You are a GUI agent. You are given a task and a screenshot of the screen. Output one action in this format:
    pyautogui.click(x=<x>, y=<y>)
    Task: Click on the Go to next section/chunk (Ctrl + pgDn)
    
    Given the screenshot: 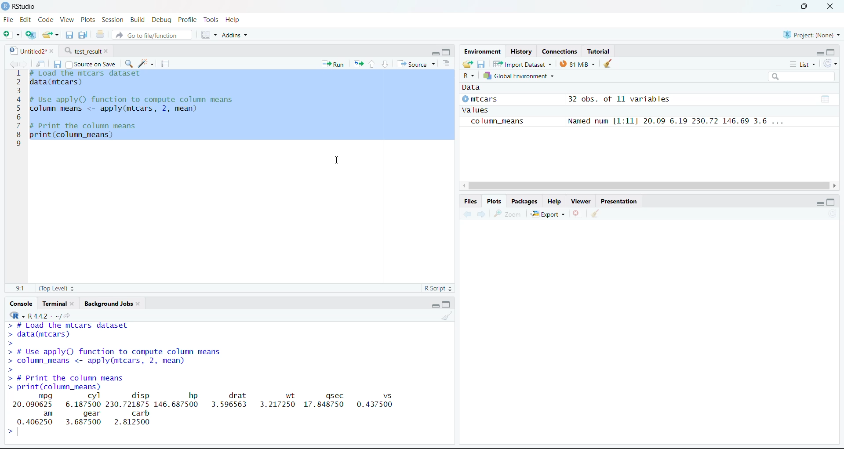 What is the action you would take?
    pyautogui.click(x=385, y=64)
    